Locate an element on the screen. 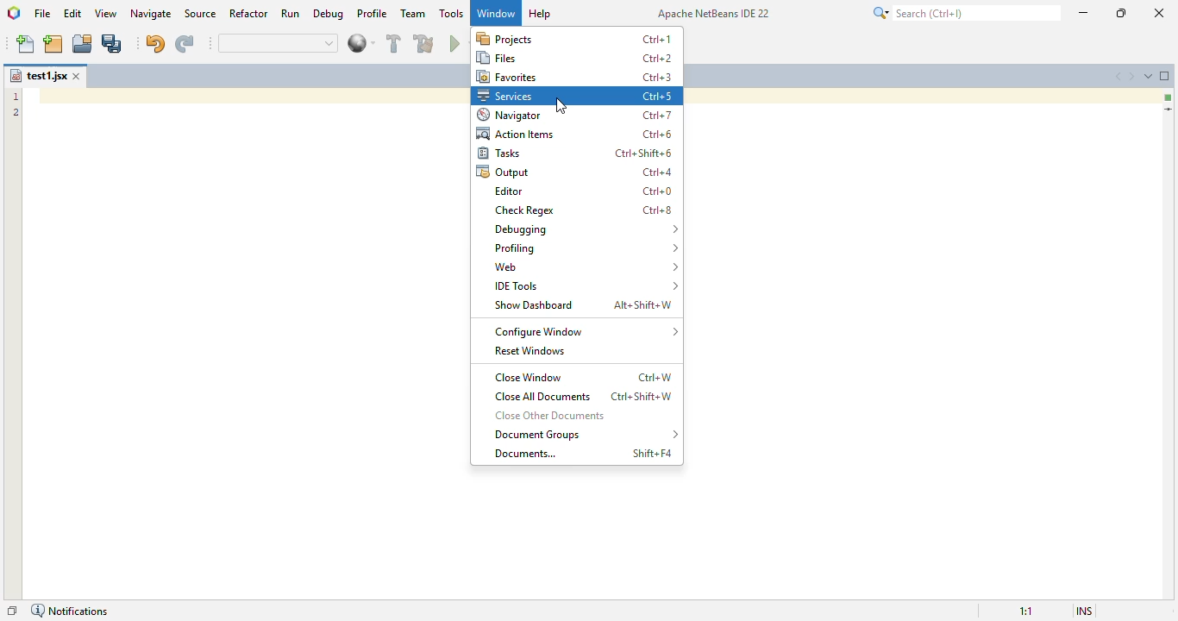 This screenshot has height=621, width=1178. current line is located at coordinates (1168, 110).